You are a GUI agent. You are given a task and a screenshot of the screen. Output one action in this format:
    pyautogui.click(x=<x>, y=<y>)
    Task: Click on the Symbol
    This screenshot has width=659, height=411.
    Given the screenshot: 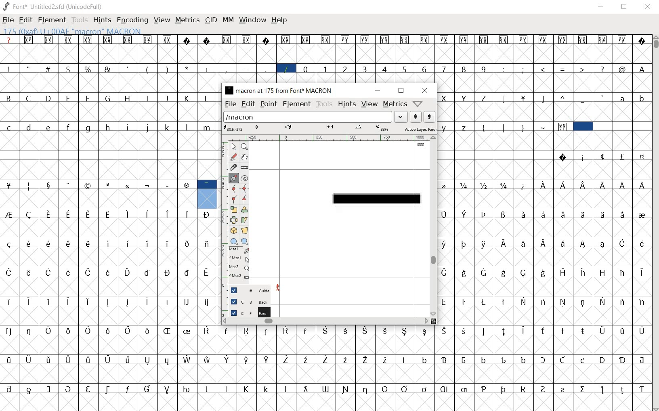 What is the action you would take?
    pyautogui.click(x=109, y=388)
    